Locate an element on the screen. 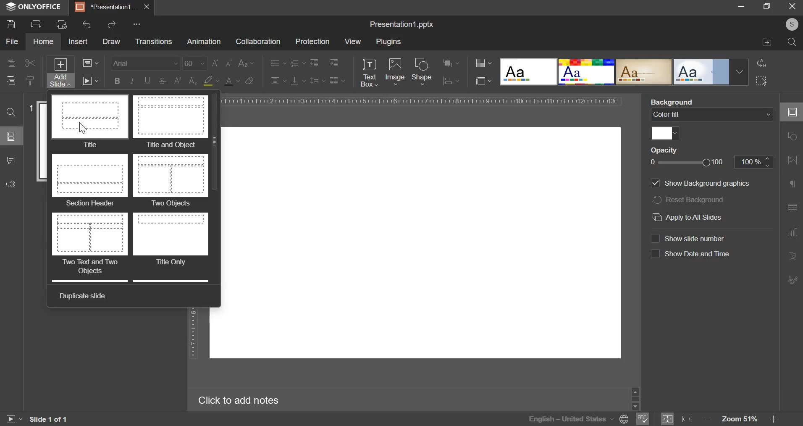  strikethrough is located at coordinates (162, 81).